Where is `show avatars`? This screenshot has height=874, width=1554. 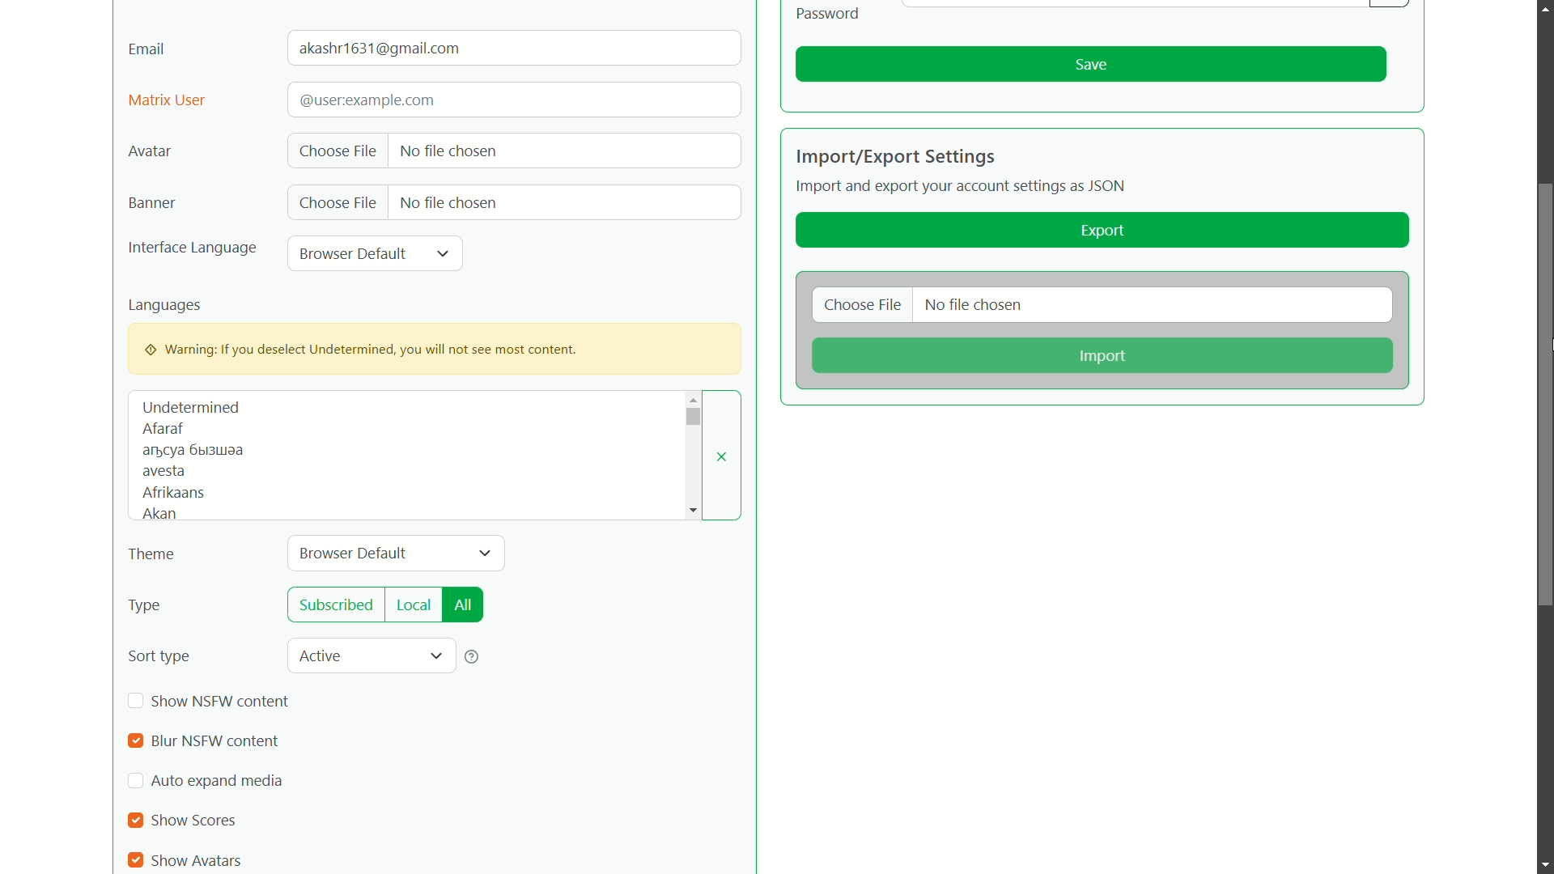 show avatars is located at coordinates (200, 859).